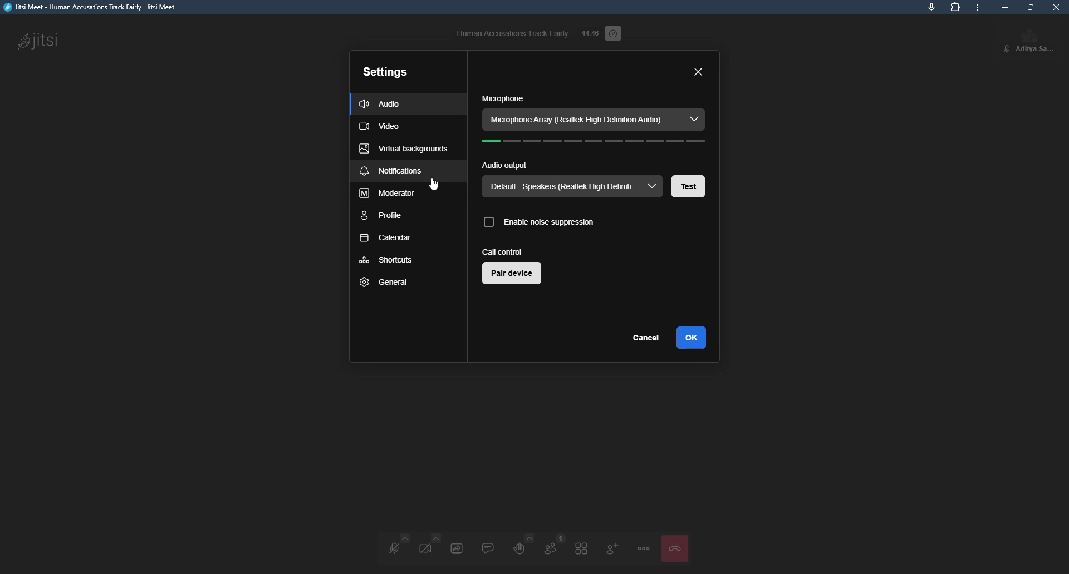 The width and height of the screenshot is (1069, 574). I want to click on close, so click(699, 72).